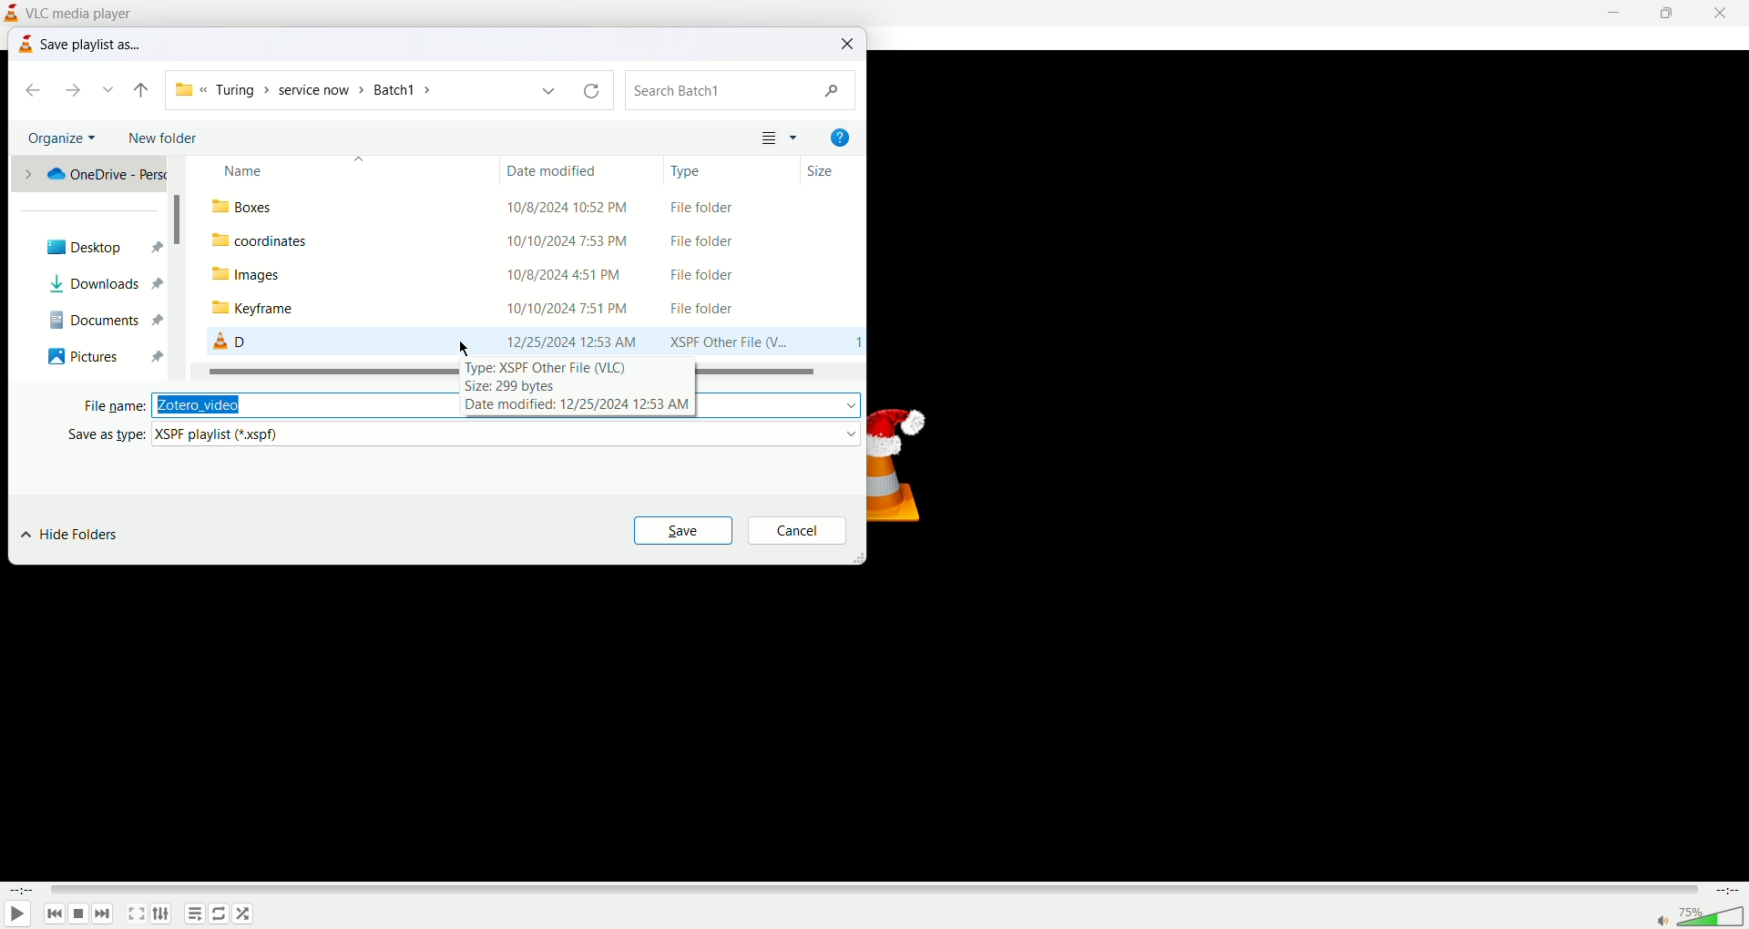  Describe the element at coordinates (218, 914) in the screenshot. I see `toggle loop` at that location.